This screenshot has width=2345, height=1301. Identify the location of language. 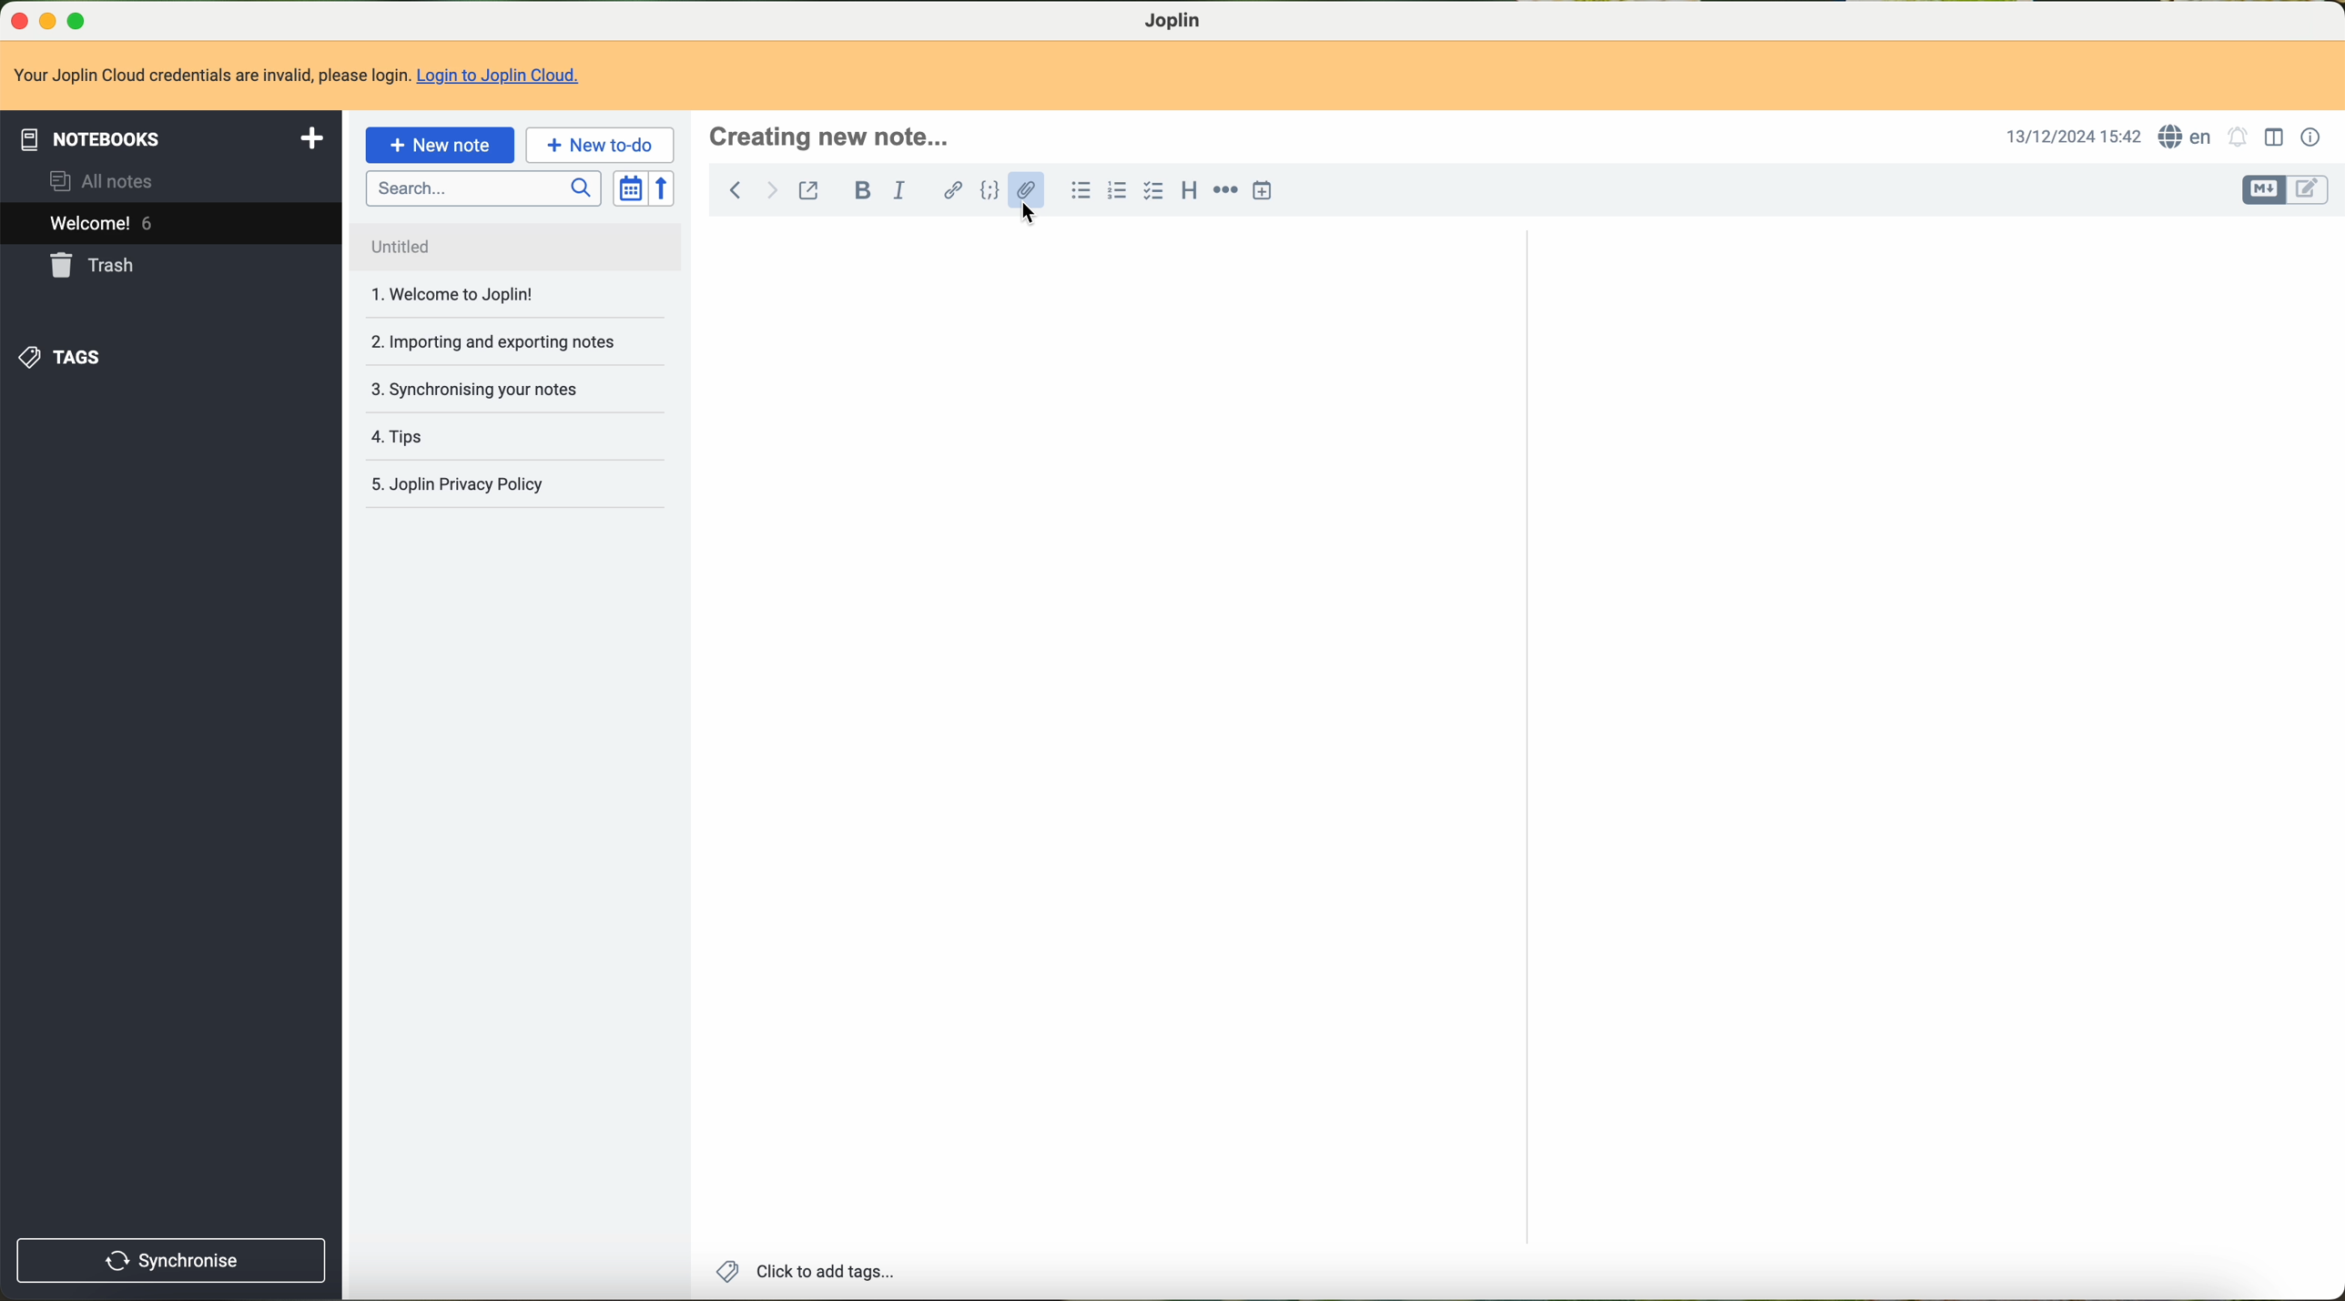
(2187, 137).